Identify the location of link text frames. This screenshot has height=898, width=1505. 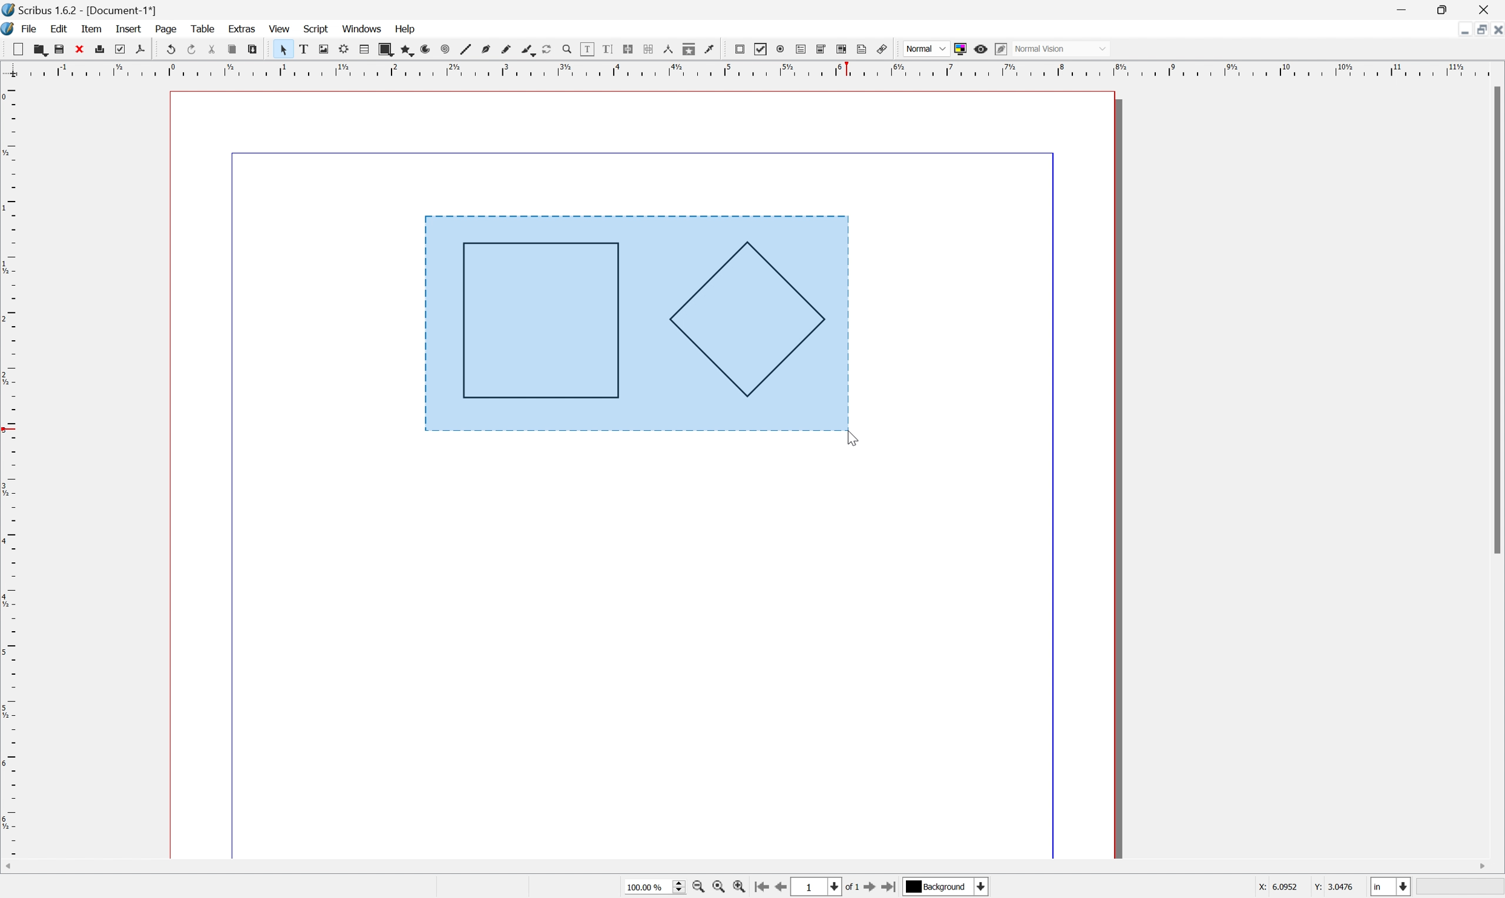
(628, 49).